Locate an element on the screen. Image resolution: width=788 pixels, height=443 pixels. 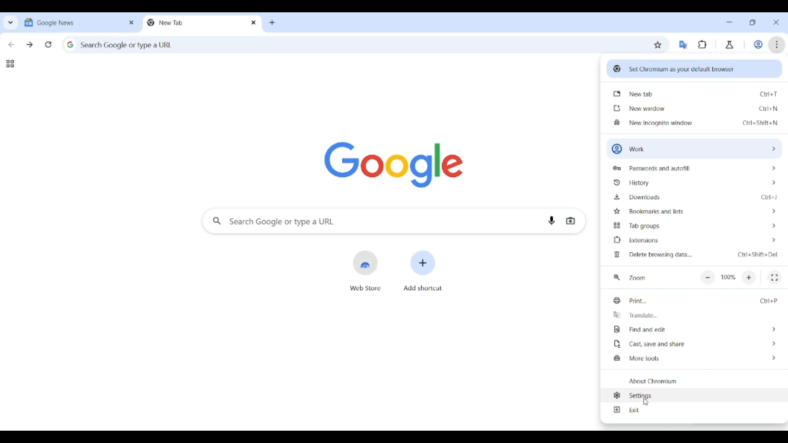
Fullscreen is located at coordinates (775, 278).